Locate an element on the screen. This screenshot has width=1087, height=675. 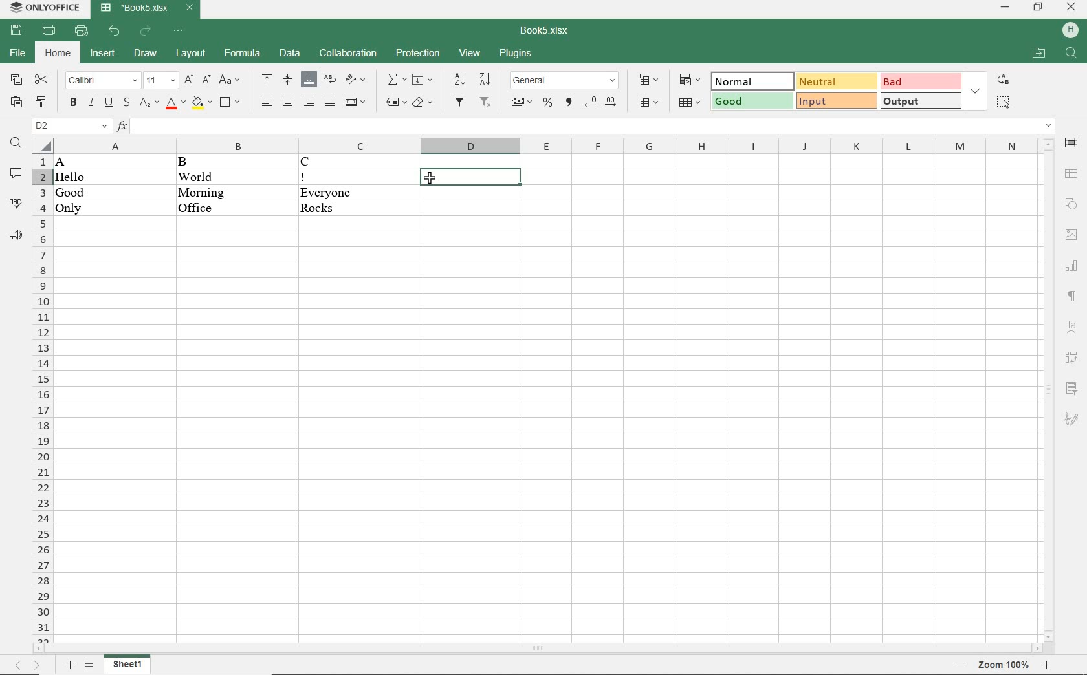
Zoom 100% is located at coordinates (1004, 665).